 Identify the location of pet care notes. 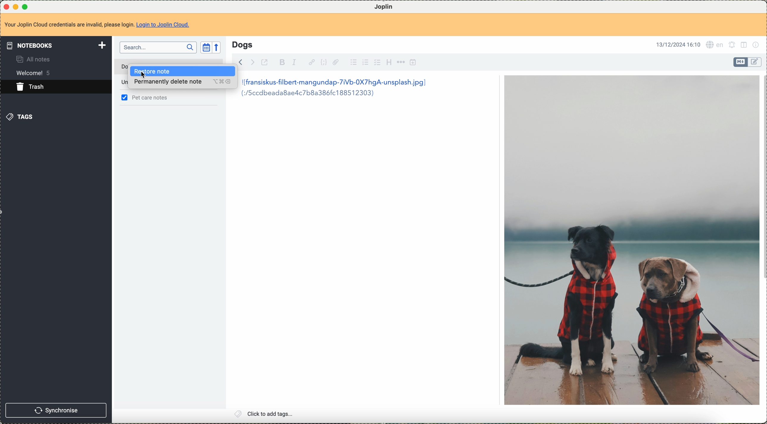
(152, 98).